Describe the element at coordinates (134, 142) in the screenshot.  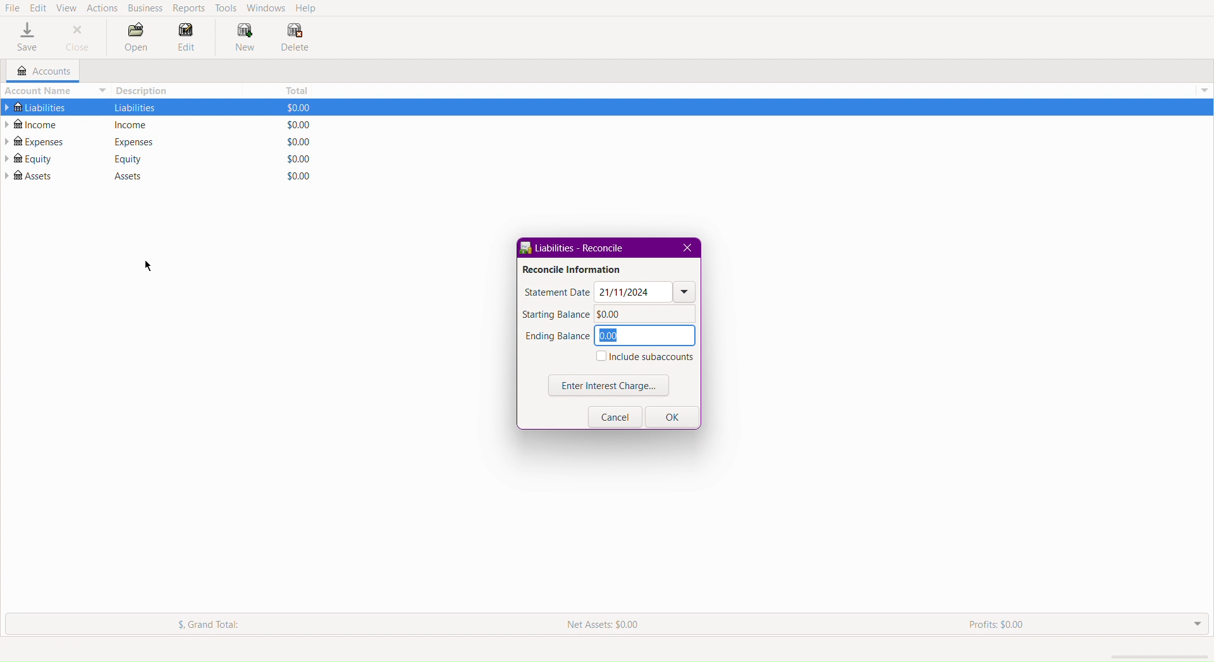
I see `Description` at that location.